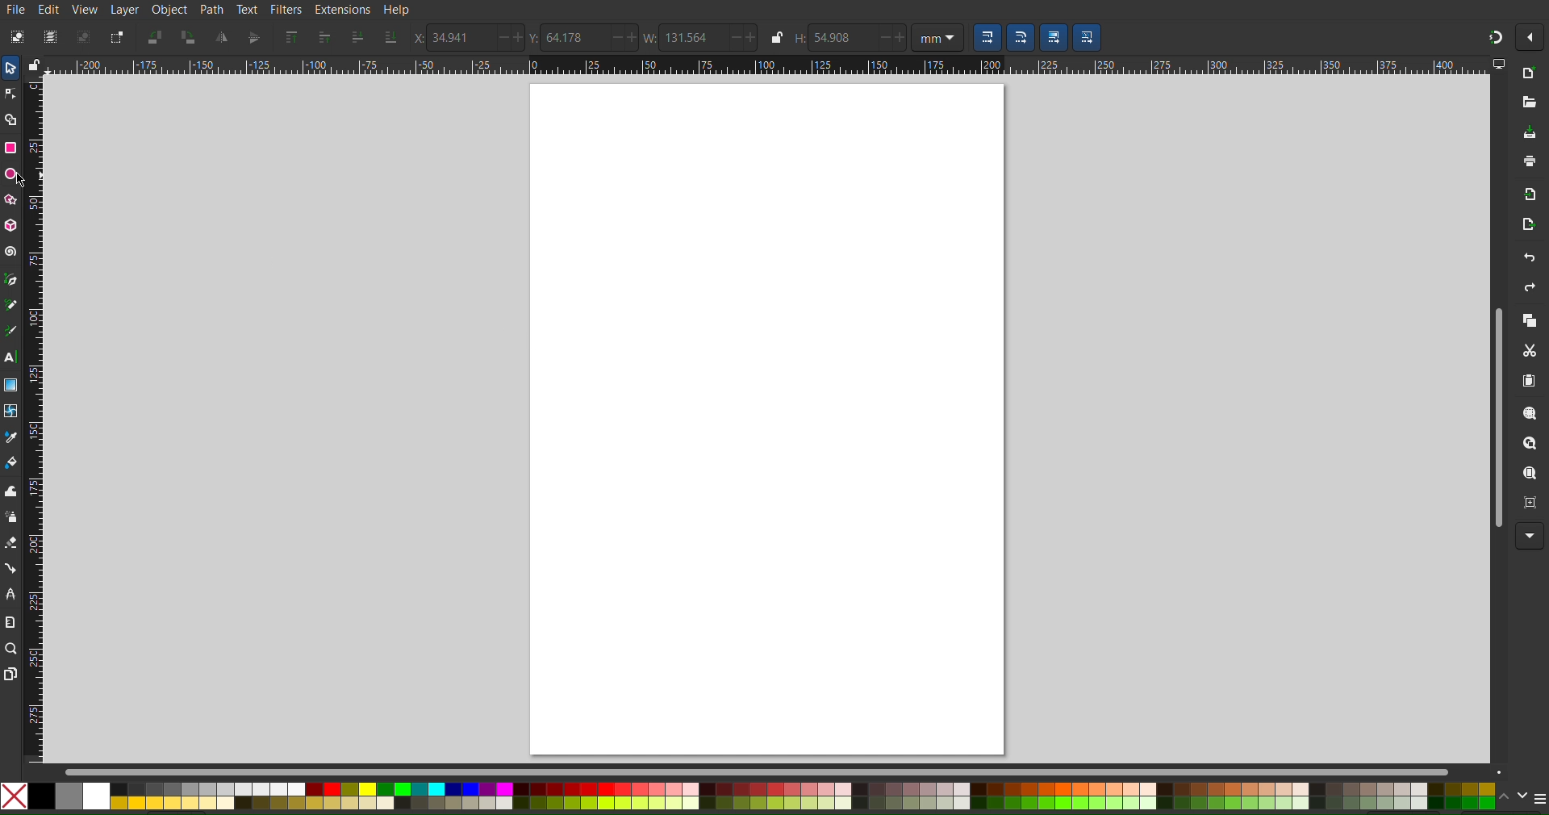 The image size is (1549, 815). What do you see at coordinates (396, 10) in the screenshot?
I see `Help` at bounding box center [396, 10].